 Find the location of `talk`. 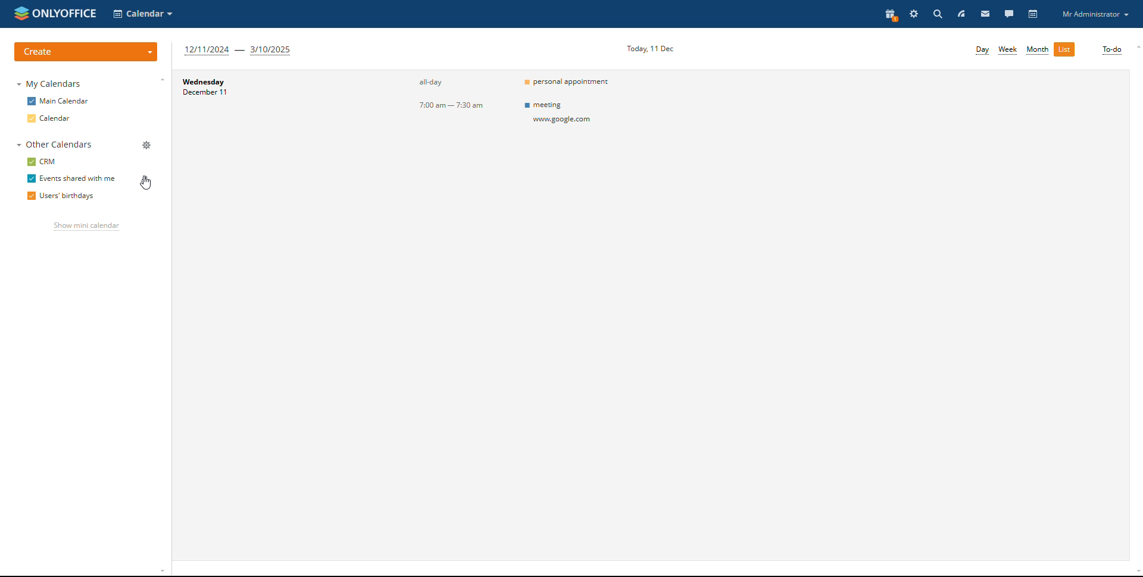

talk is located at coordinates (1008, 14).